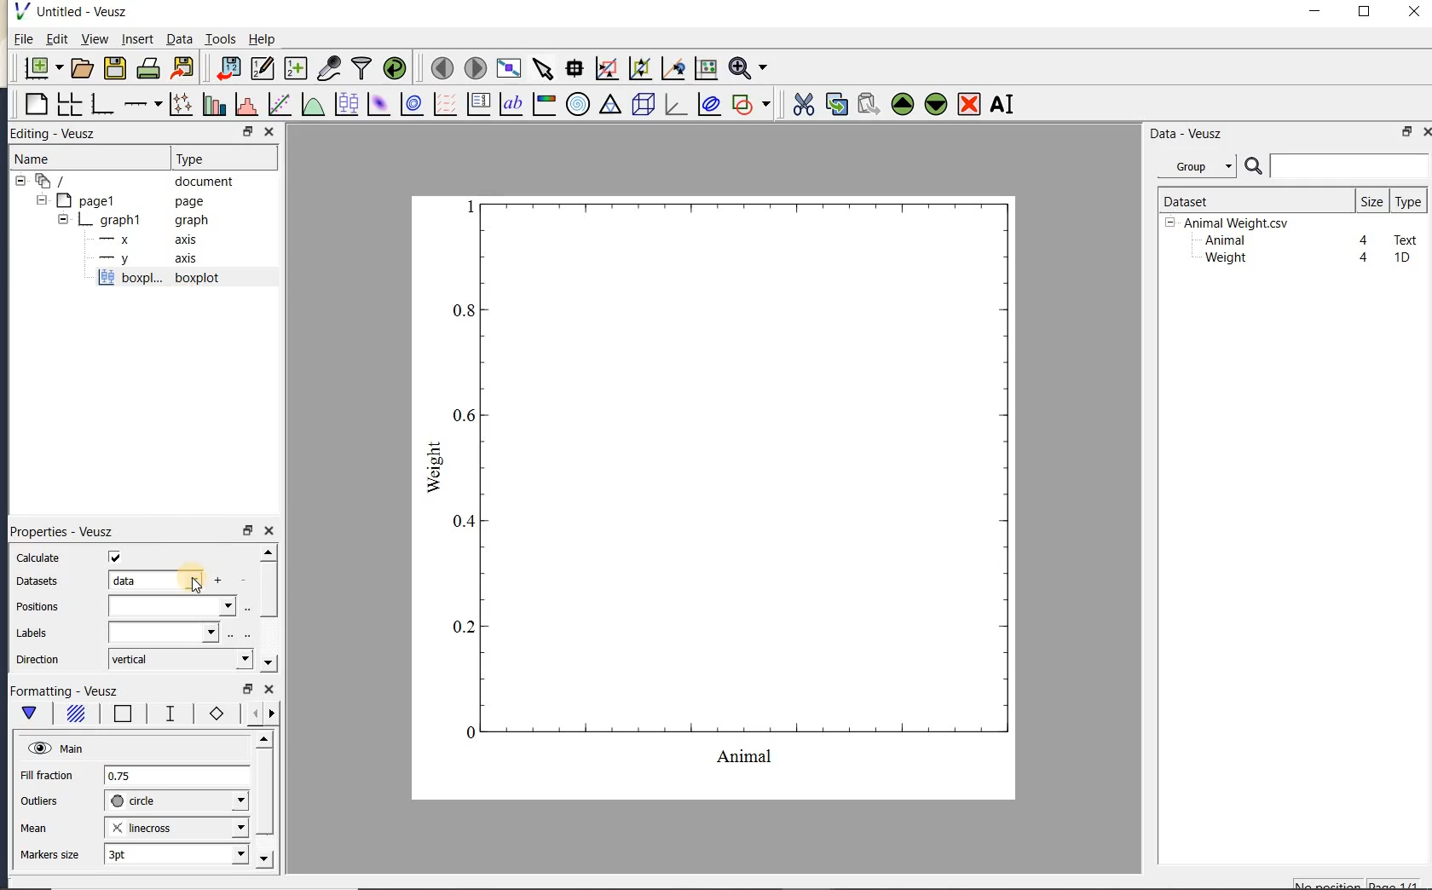 Image resolution: width=1432 pixels, height=890 pixels. I want to click on Data - Veusz, so click(1201, 167).